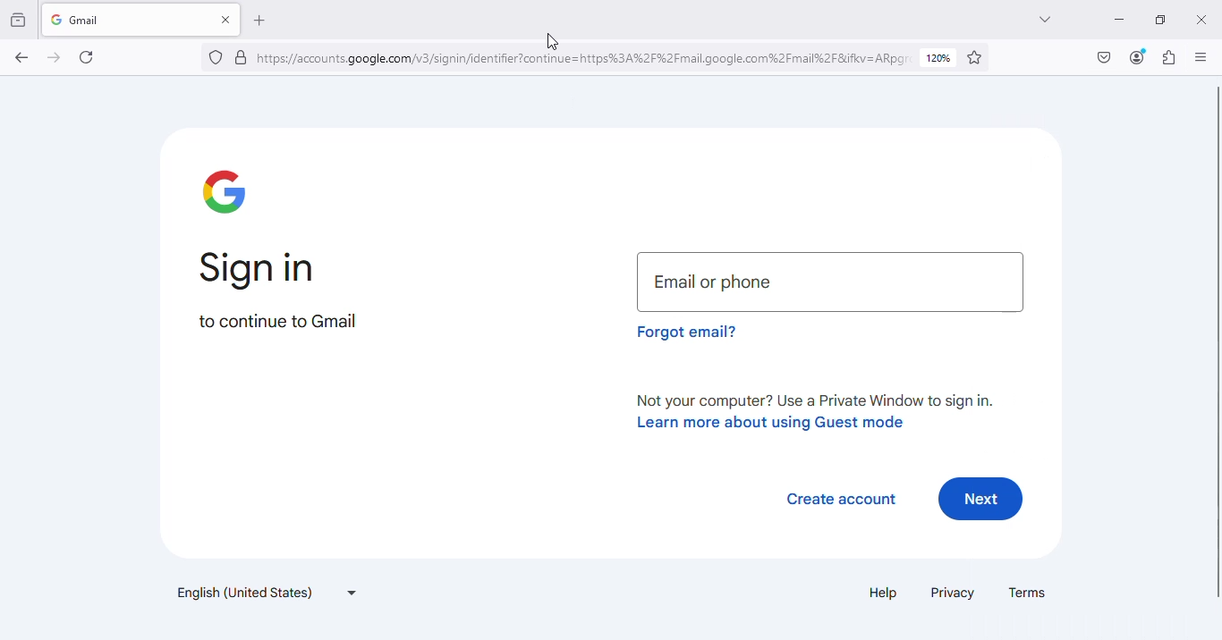  Describe the element at coordinates (1120, 21) in the screenshot. I see `minimize` at that location.